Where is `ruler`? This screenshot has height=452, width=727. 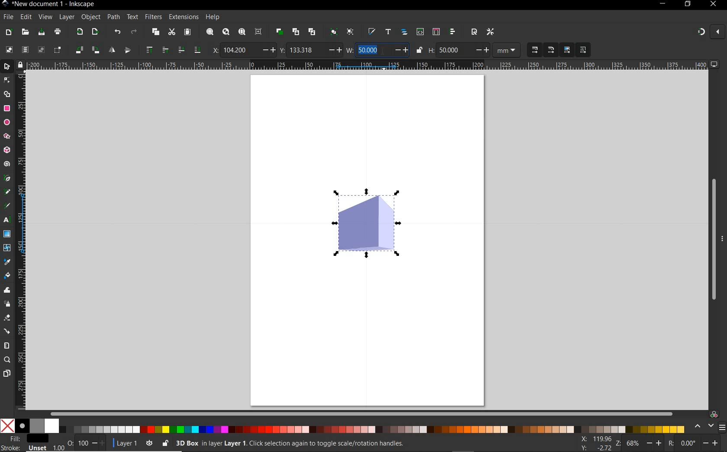
ruler is located at coordinates (22, 240).